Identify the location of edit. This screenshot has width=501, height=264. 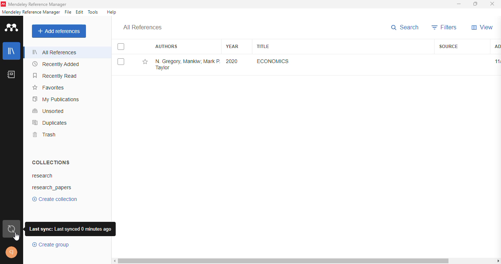
(80, 12).